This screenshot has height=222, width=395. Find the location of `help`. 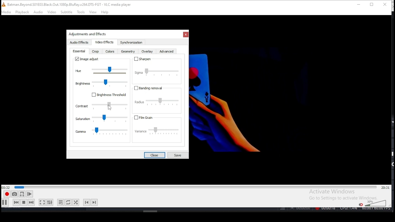

help is located at coordinates (105, 12).